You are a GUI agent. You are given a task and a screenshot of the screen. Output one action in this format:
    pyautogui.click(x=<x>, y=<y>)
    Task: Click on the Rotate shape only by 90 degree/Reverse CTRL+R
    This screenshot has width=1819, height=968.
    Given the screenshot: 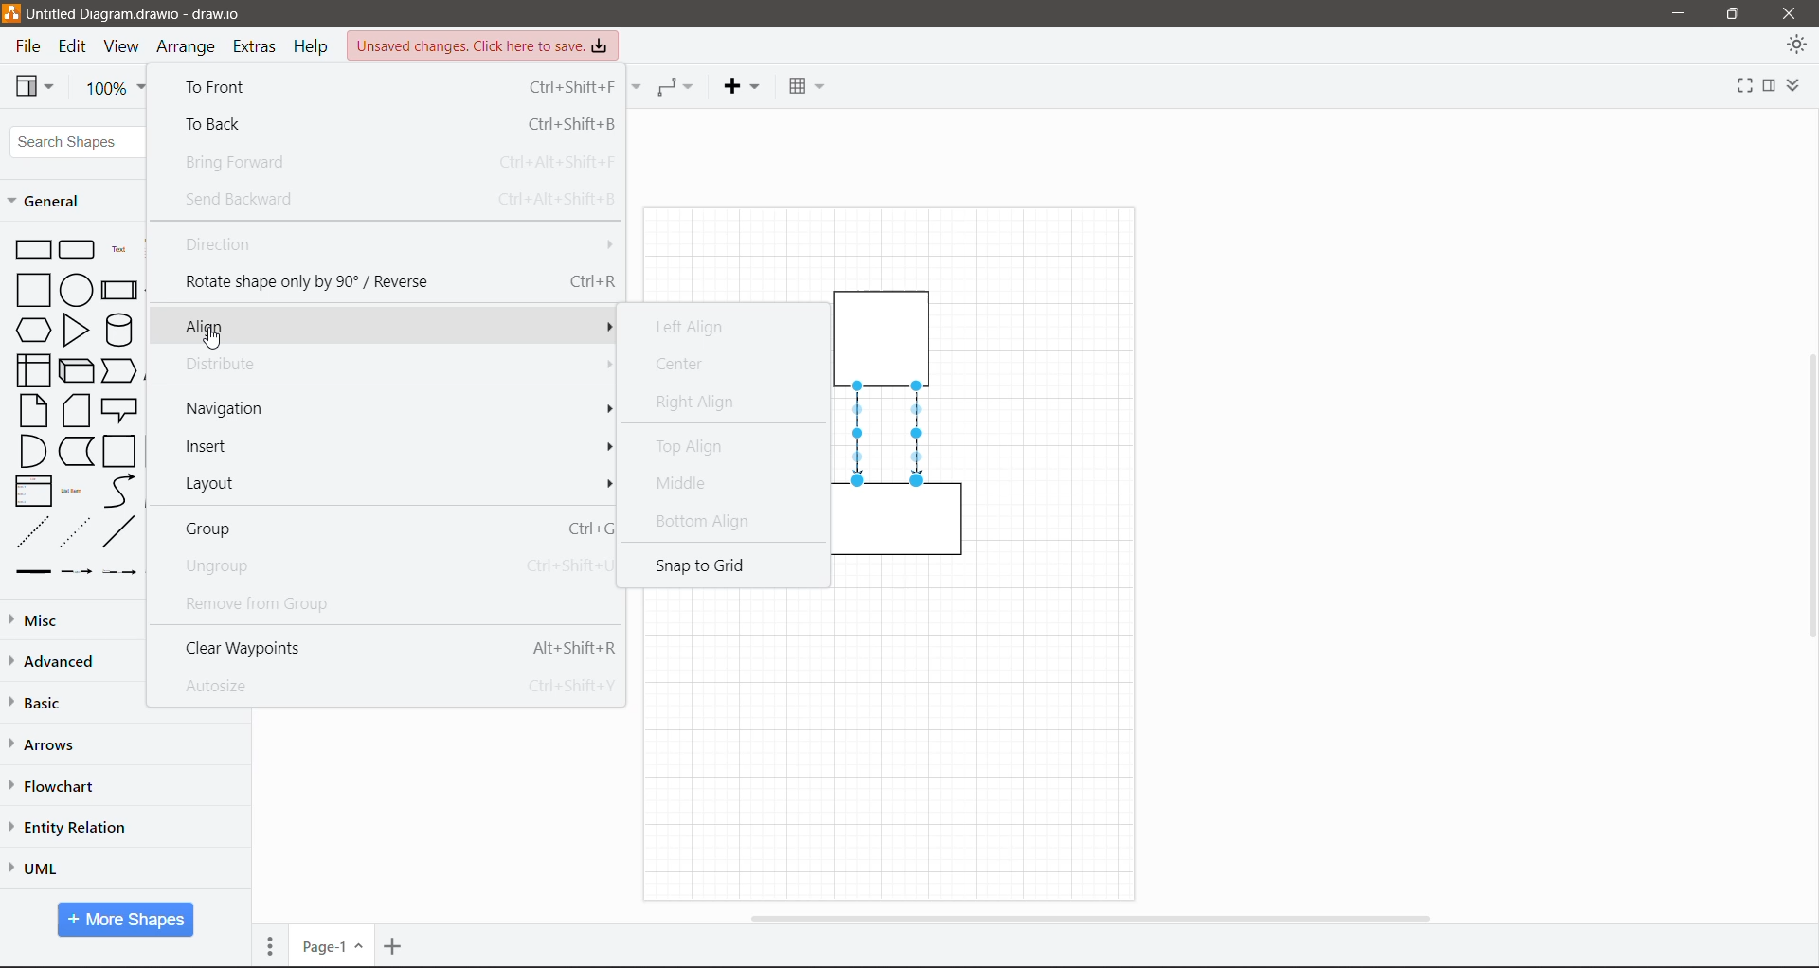 What is the action you would take?
    pyautogui.click(x=393, y=281)
    